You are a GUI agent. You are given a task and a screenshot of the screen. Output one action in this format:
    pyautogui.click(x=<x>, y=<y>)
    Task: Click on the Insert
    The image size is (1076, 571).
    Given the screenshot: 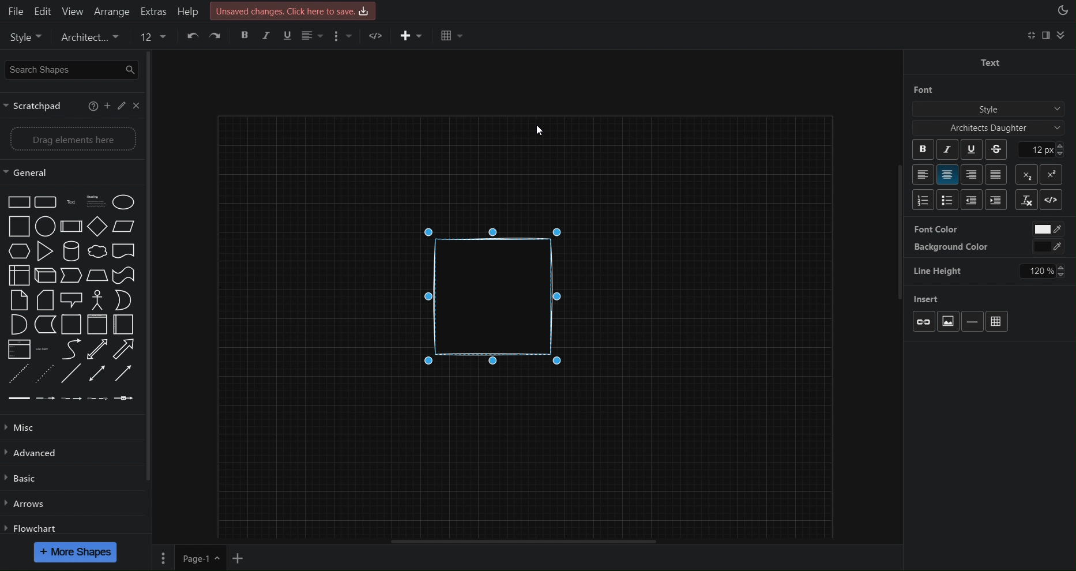 What is the action you would take?
    pyautogui.click(x=939, y=300)
    